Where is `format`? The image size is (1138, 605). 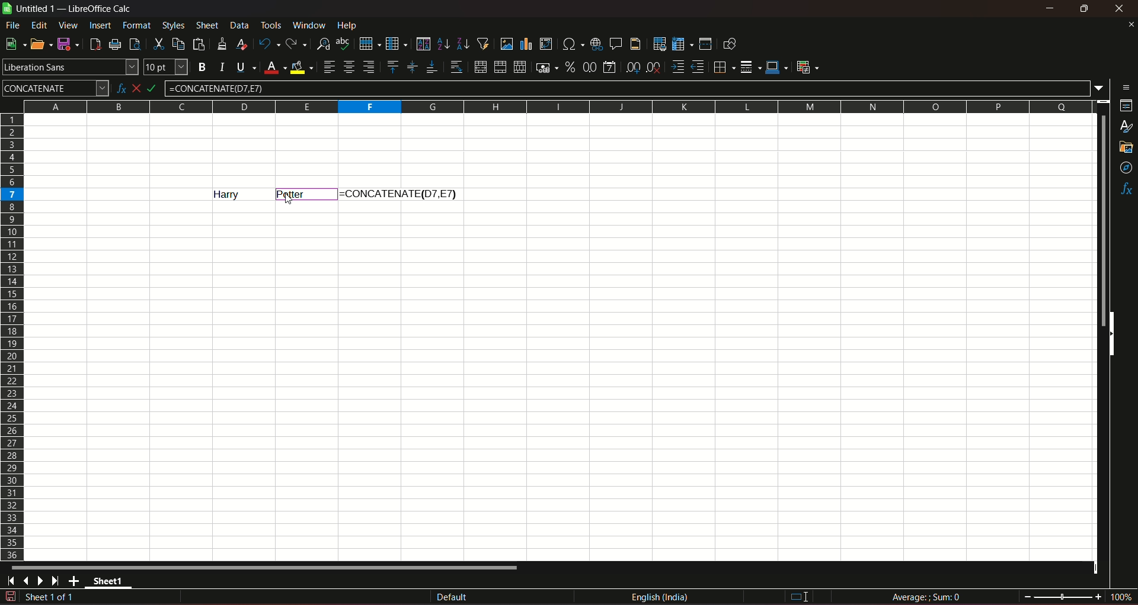
format is located at coordinates (138, 25).